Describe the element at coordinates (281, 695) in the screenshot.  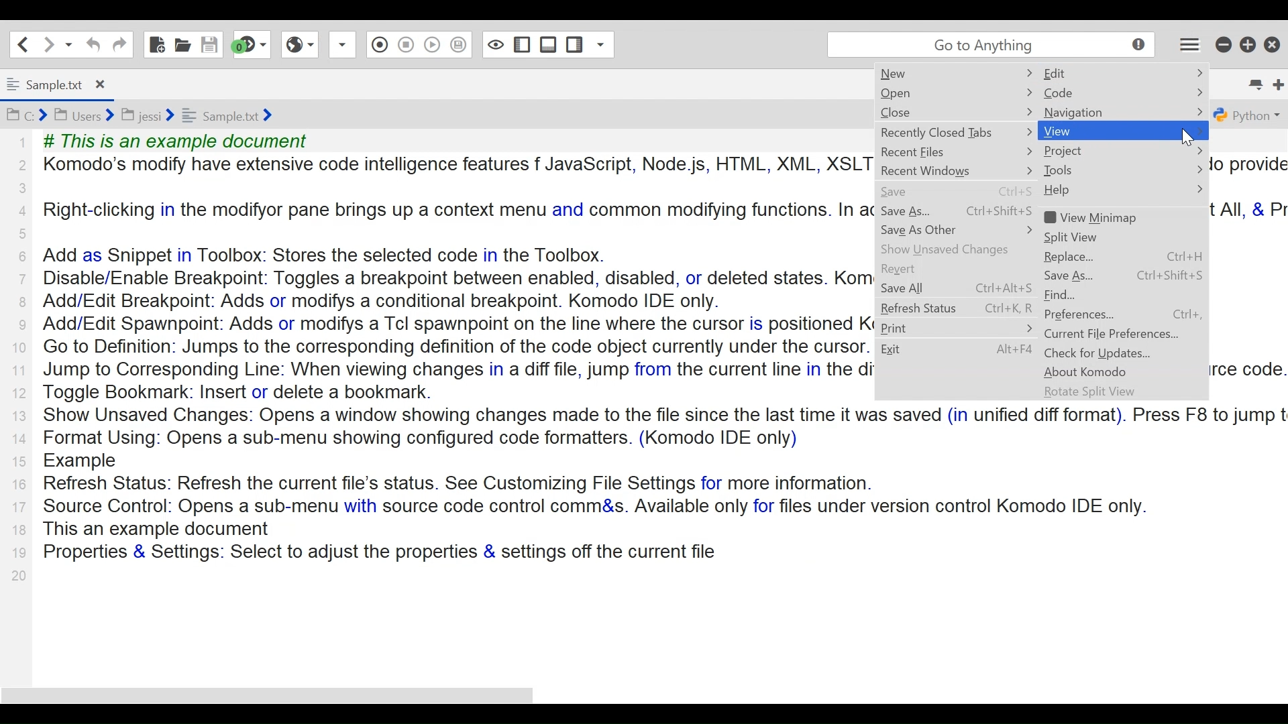
I see `horizontal scroll bar` at that location.